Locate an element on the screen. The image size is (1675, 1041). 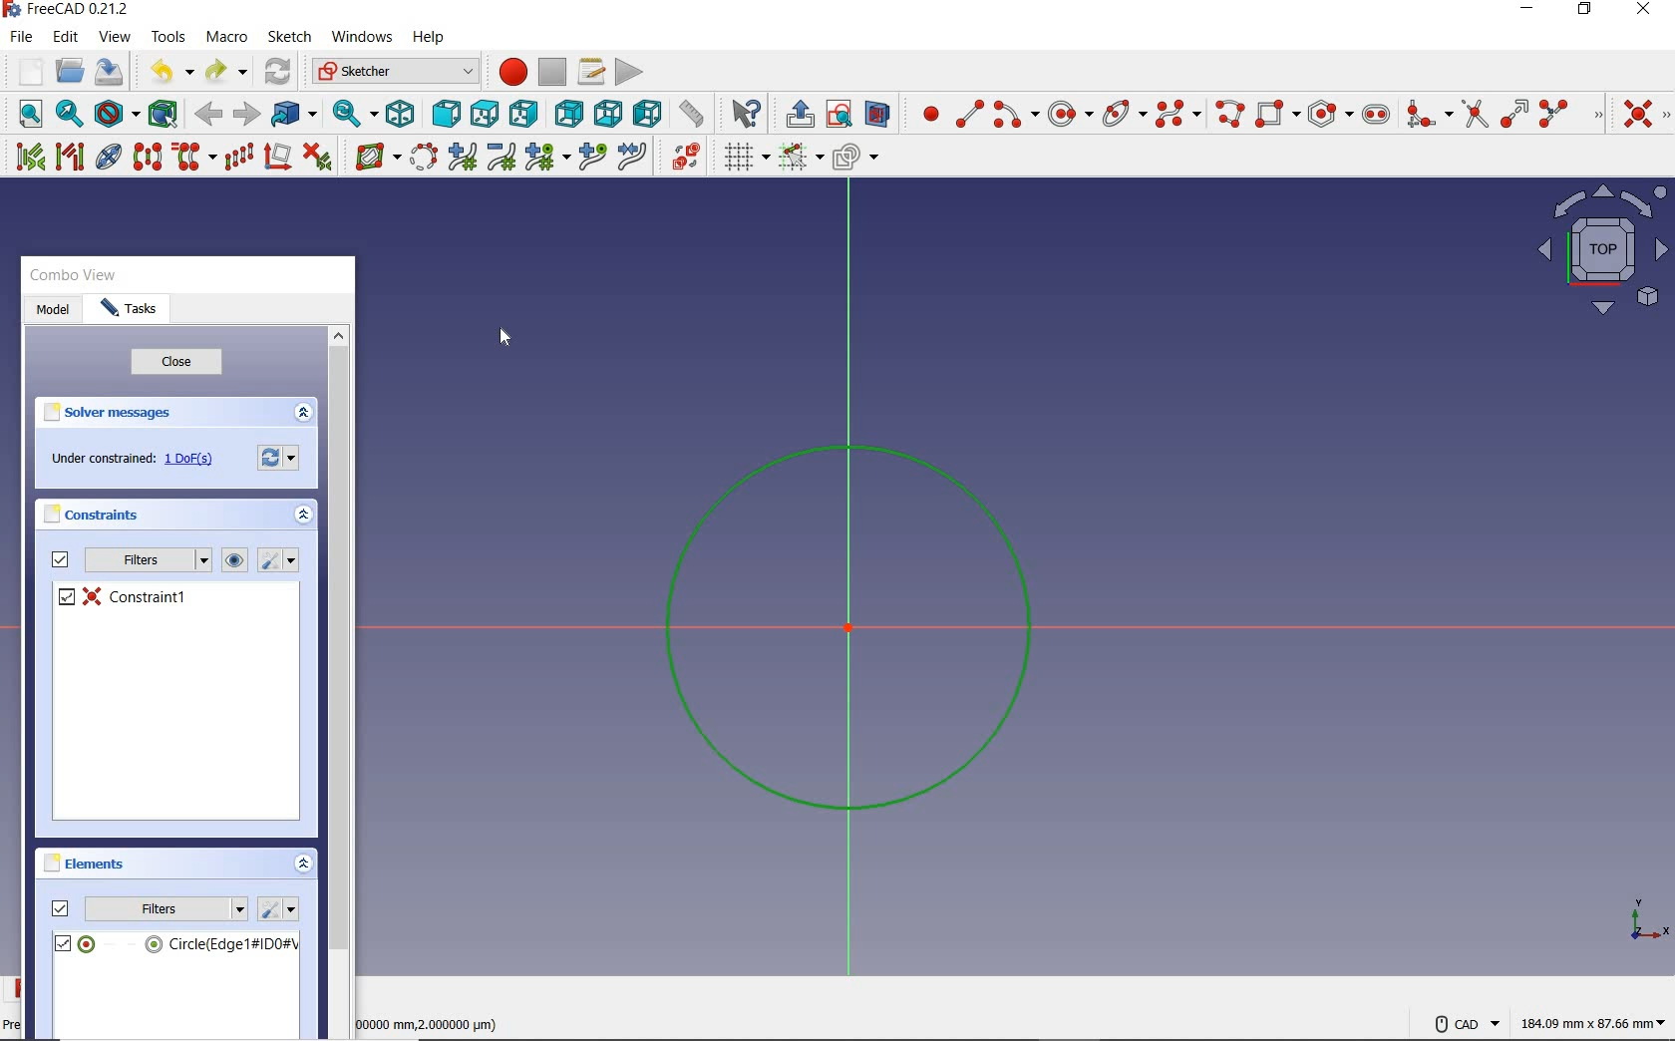
backward is located at coordinates (209, 115).